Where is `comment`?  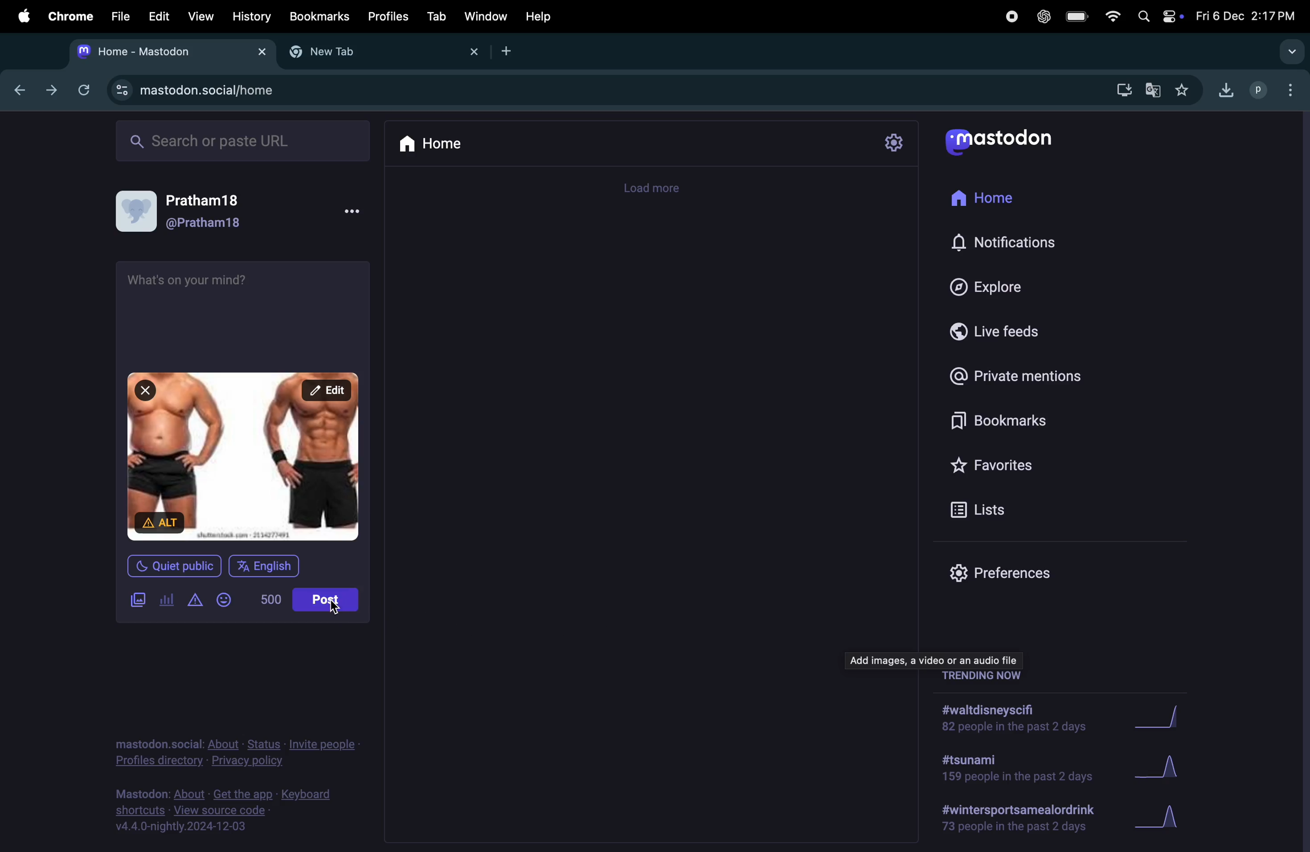 comment is located at coordinates (937, 660).